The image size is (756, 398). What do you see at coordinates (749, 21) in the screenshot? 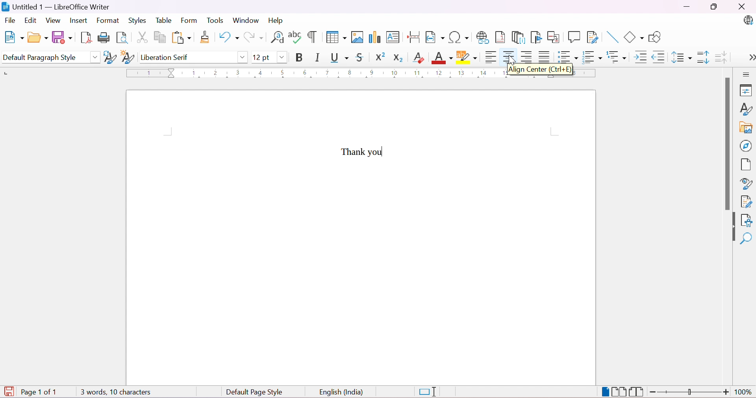
I see `LibreOffice Update Available` at bounding box center [749, 21].